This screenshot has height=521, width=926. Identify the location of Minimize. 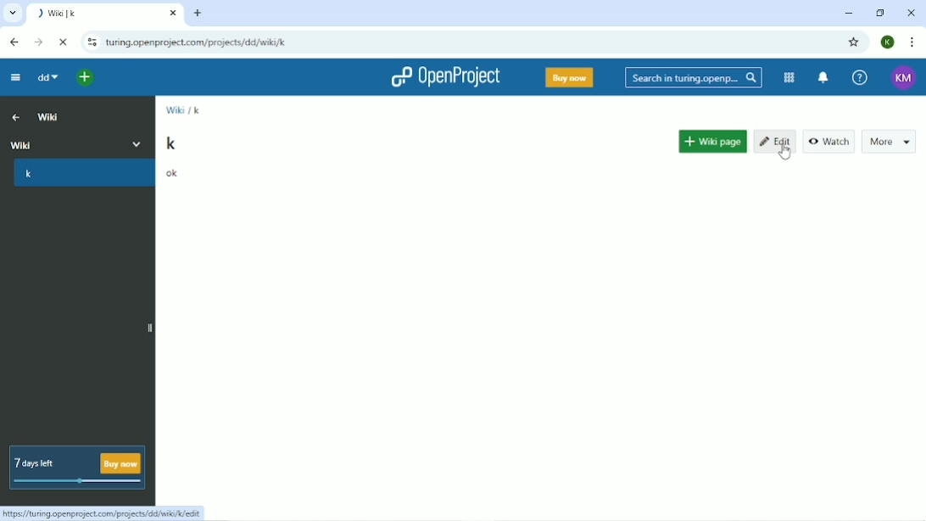
(849, 14).